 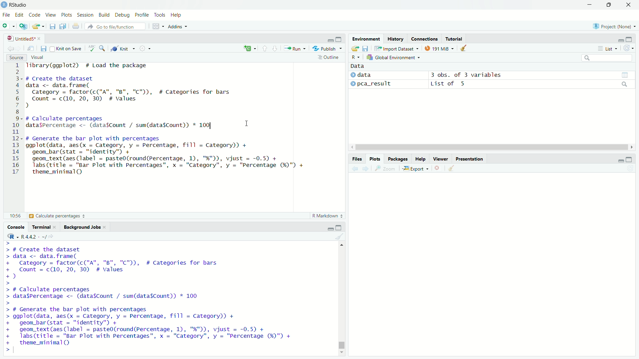 I want to click on outline, so click(x=328, y=58).